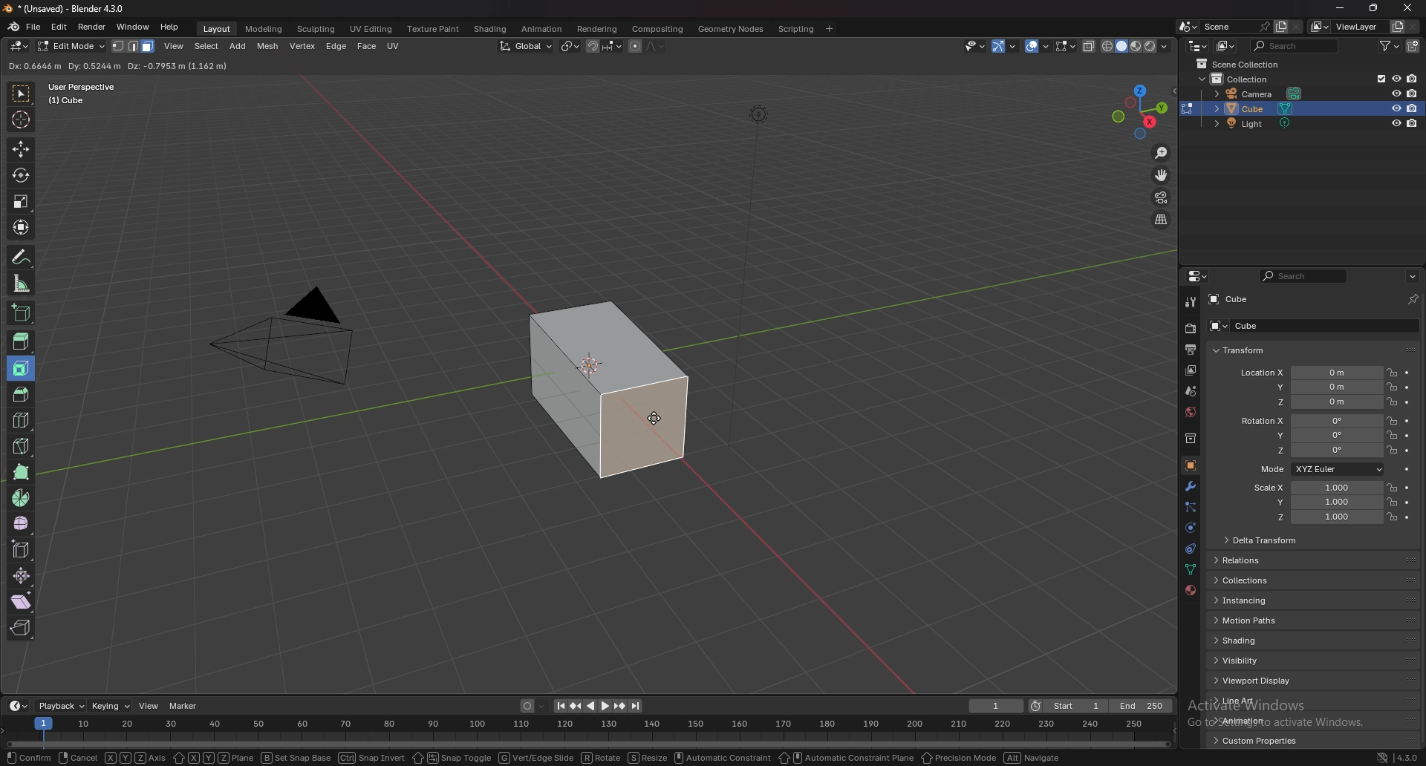  What do you see at coordinates (1035, 758) in the screenshot?
I see `navigate` at bounding box center [1035, 758].